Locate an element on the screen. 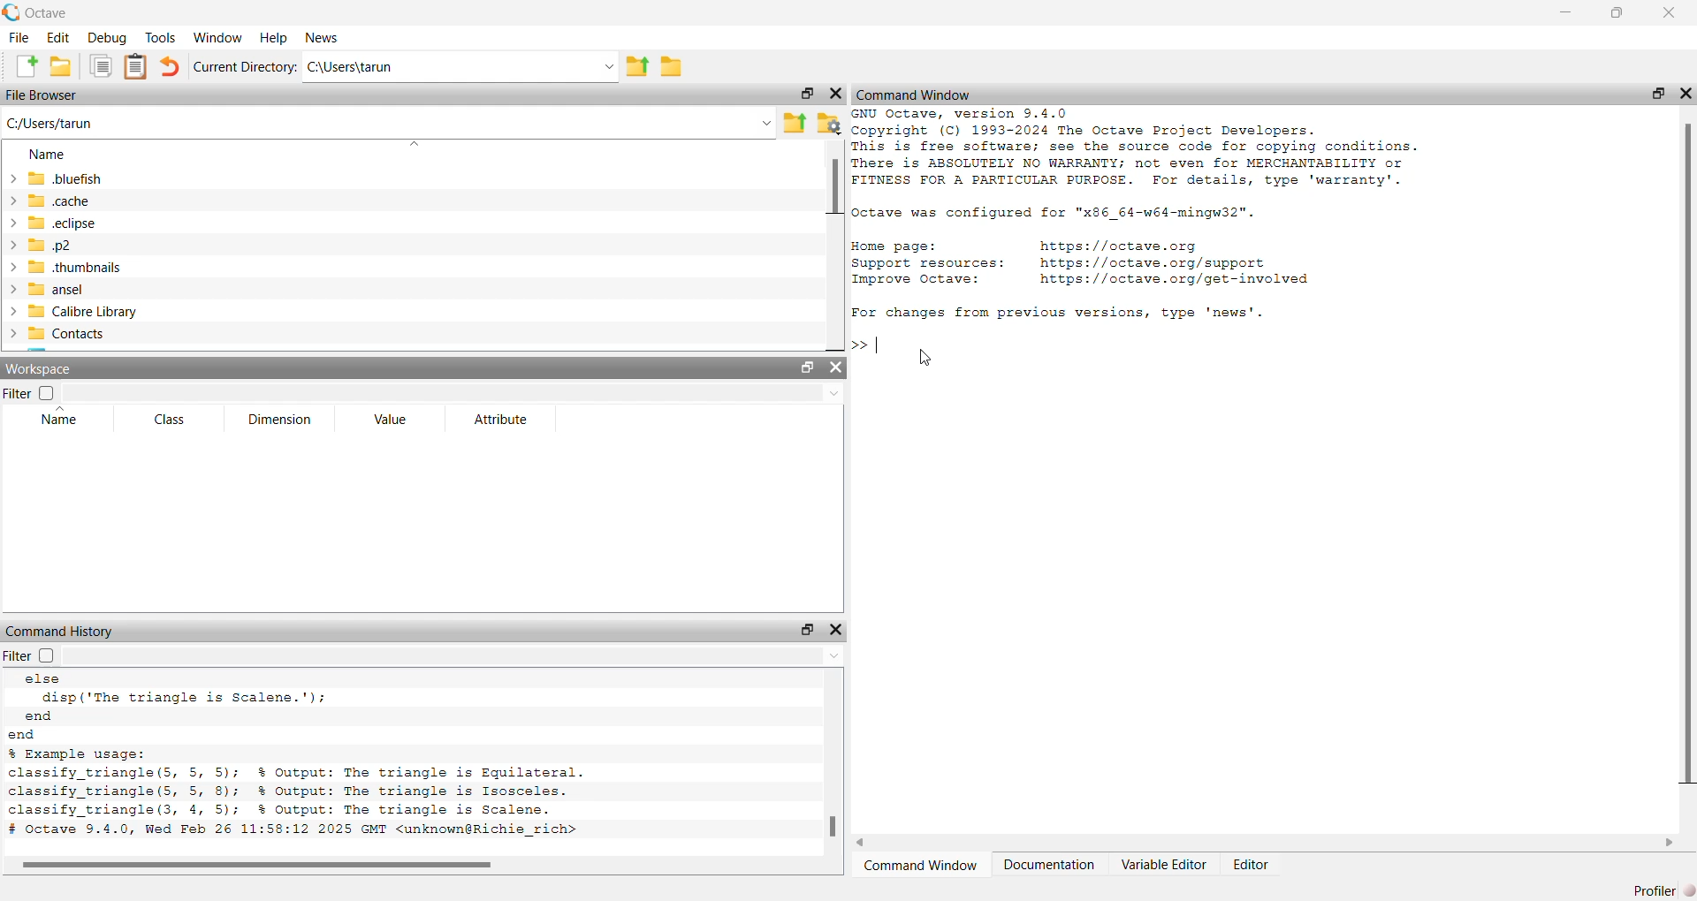 This screenshot has height=901, width=1697. details of version and copyright of octave is located at coordinates (1186, 150).